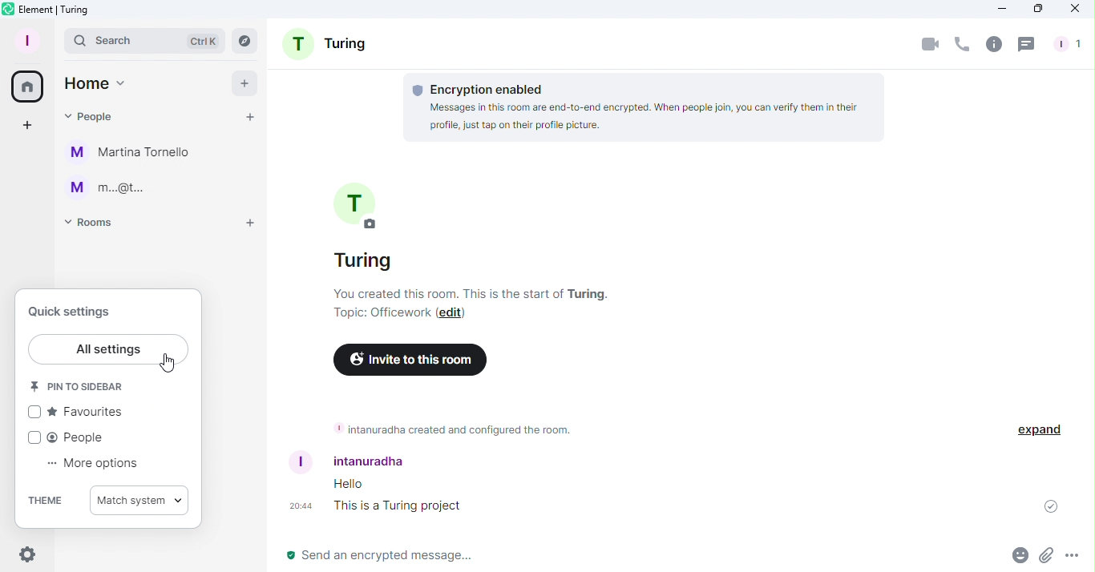  I want to click on People, so click(87, 115).